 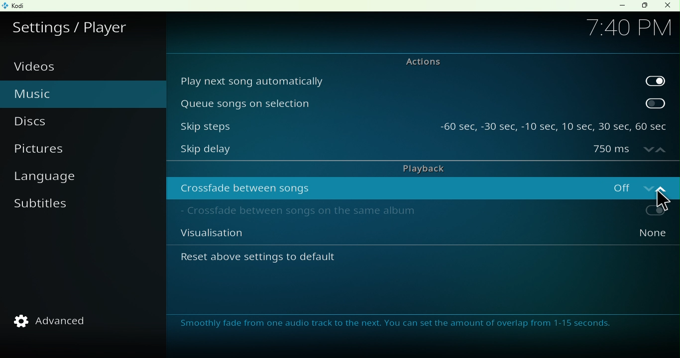 I want to click on toggle, so click(x=655, y=80).